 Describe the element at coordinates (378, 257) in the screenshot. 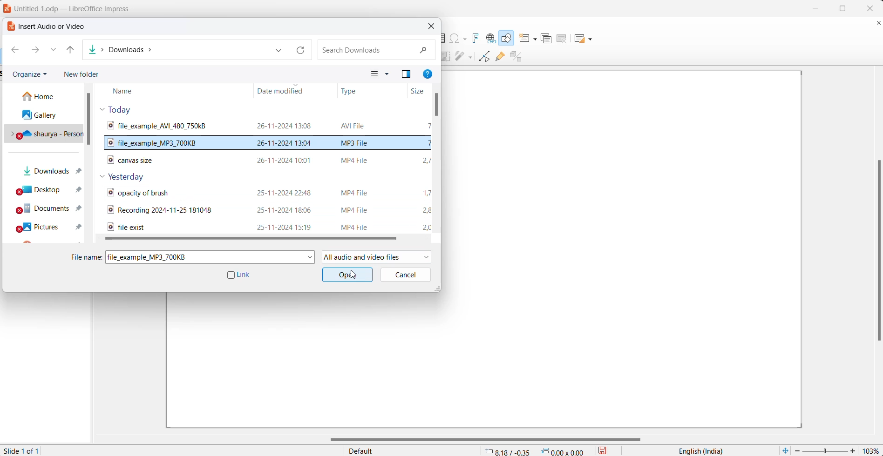

I see `allowed file type` at that location.